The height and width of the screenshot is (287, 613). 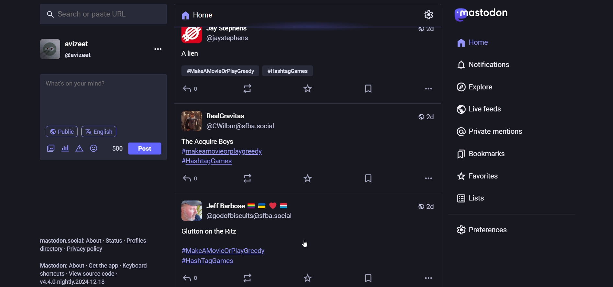 I want to click on day, so click(x=425, y=117).